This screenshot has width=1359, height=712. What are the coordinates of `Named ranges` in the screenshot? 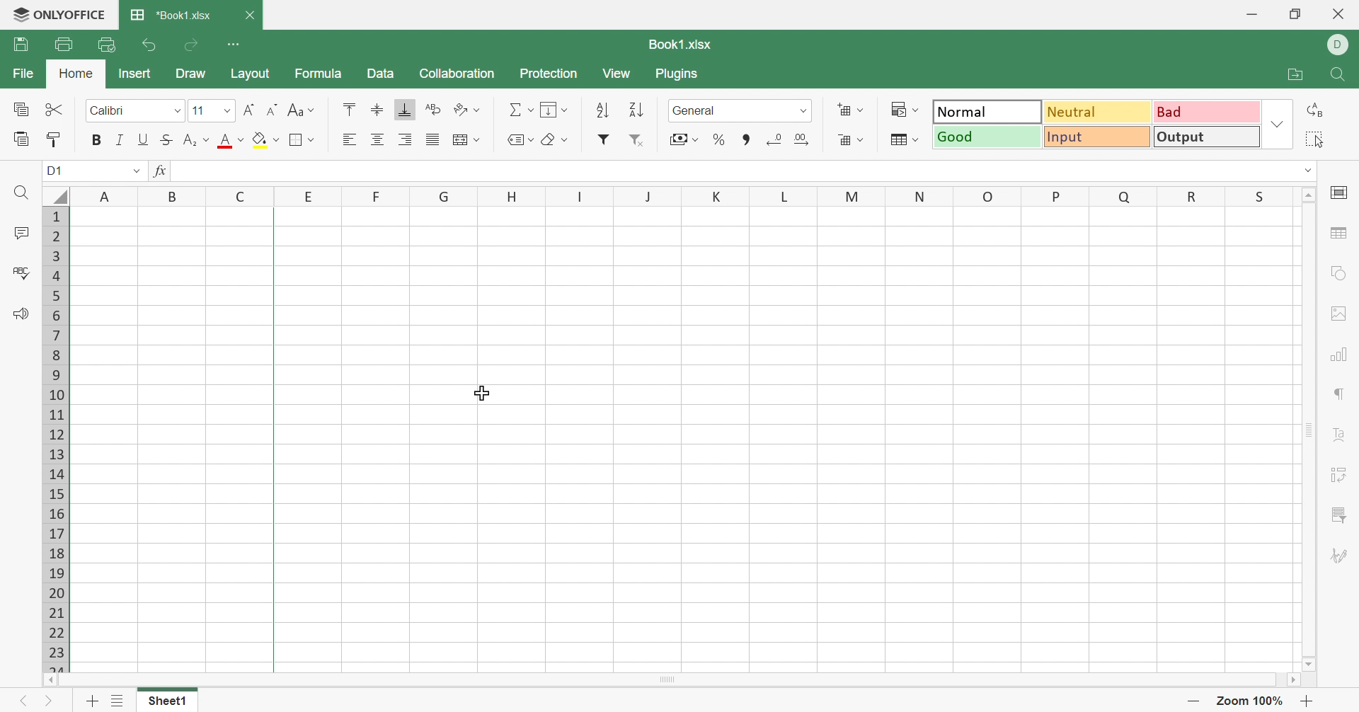 It's located at (514, 140).